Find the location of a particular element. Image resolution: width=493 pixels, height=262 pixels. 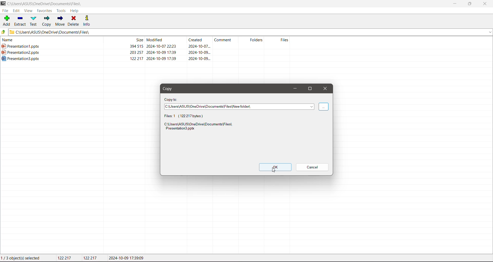

Selected file and size is located at coordinates (186, 116).